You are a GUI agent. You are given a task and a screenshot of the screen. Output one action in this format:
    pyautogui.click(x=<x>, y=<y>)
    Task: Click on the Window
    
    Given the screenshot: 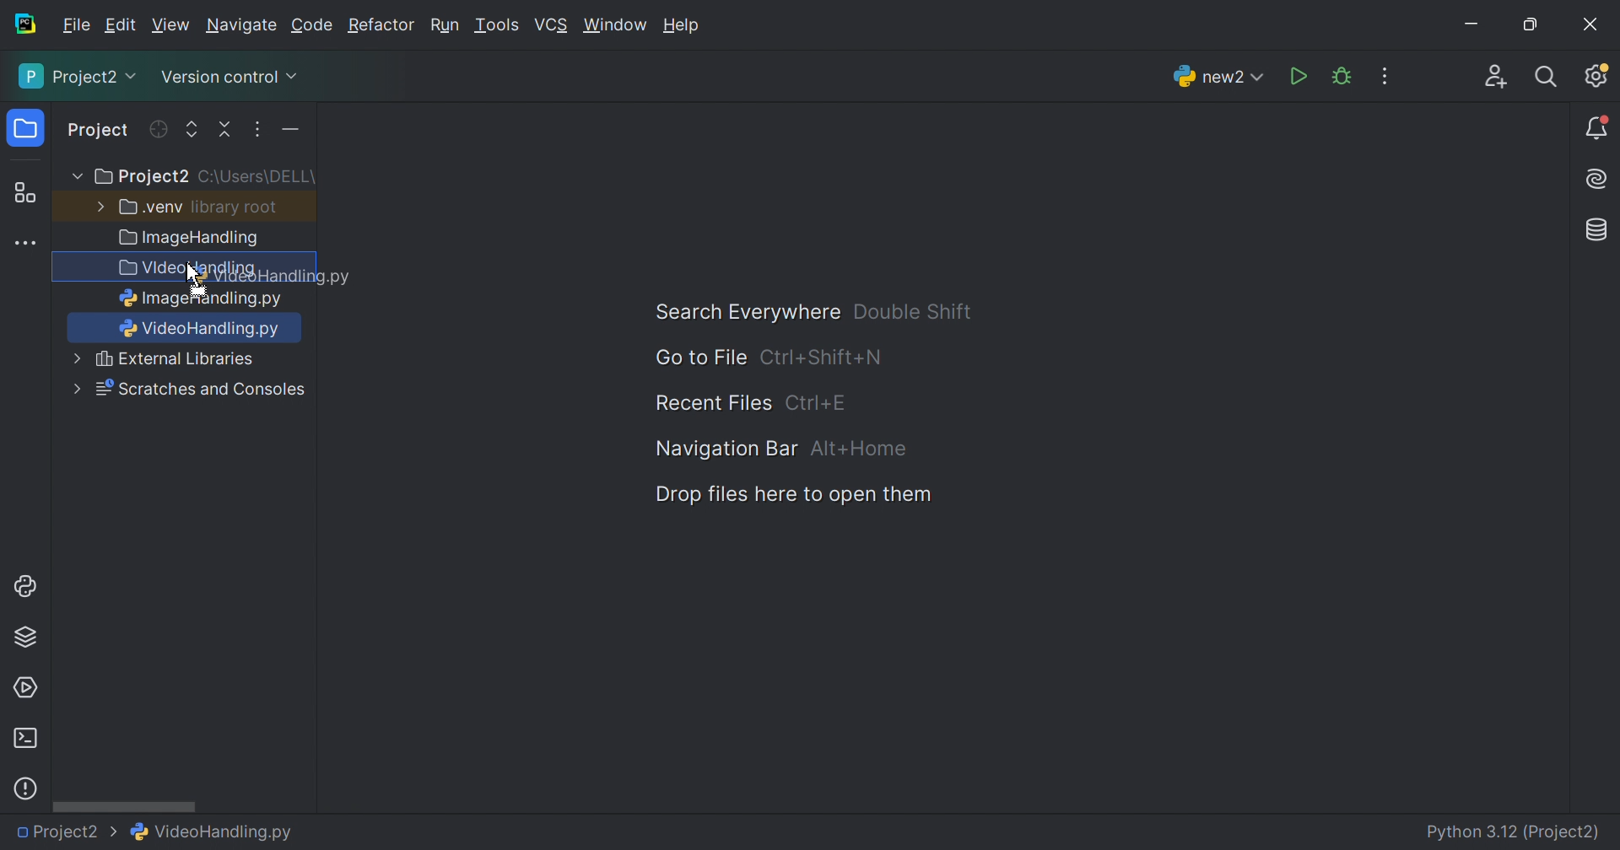 What is the action you would take?
    pyautogui.click(x=616, y=27)
    